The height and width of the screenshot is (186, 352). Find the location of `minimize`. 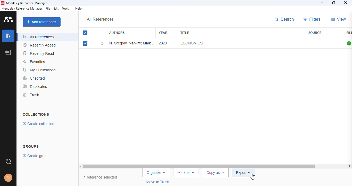

minimize is located at coordinates (322, 3).